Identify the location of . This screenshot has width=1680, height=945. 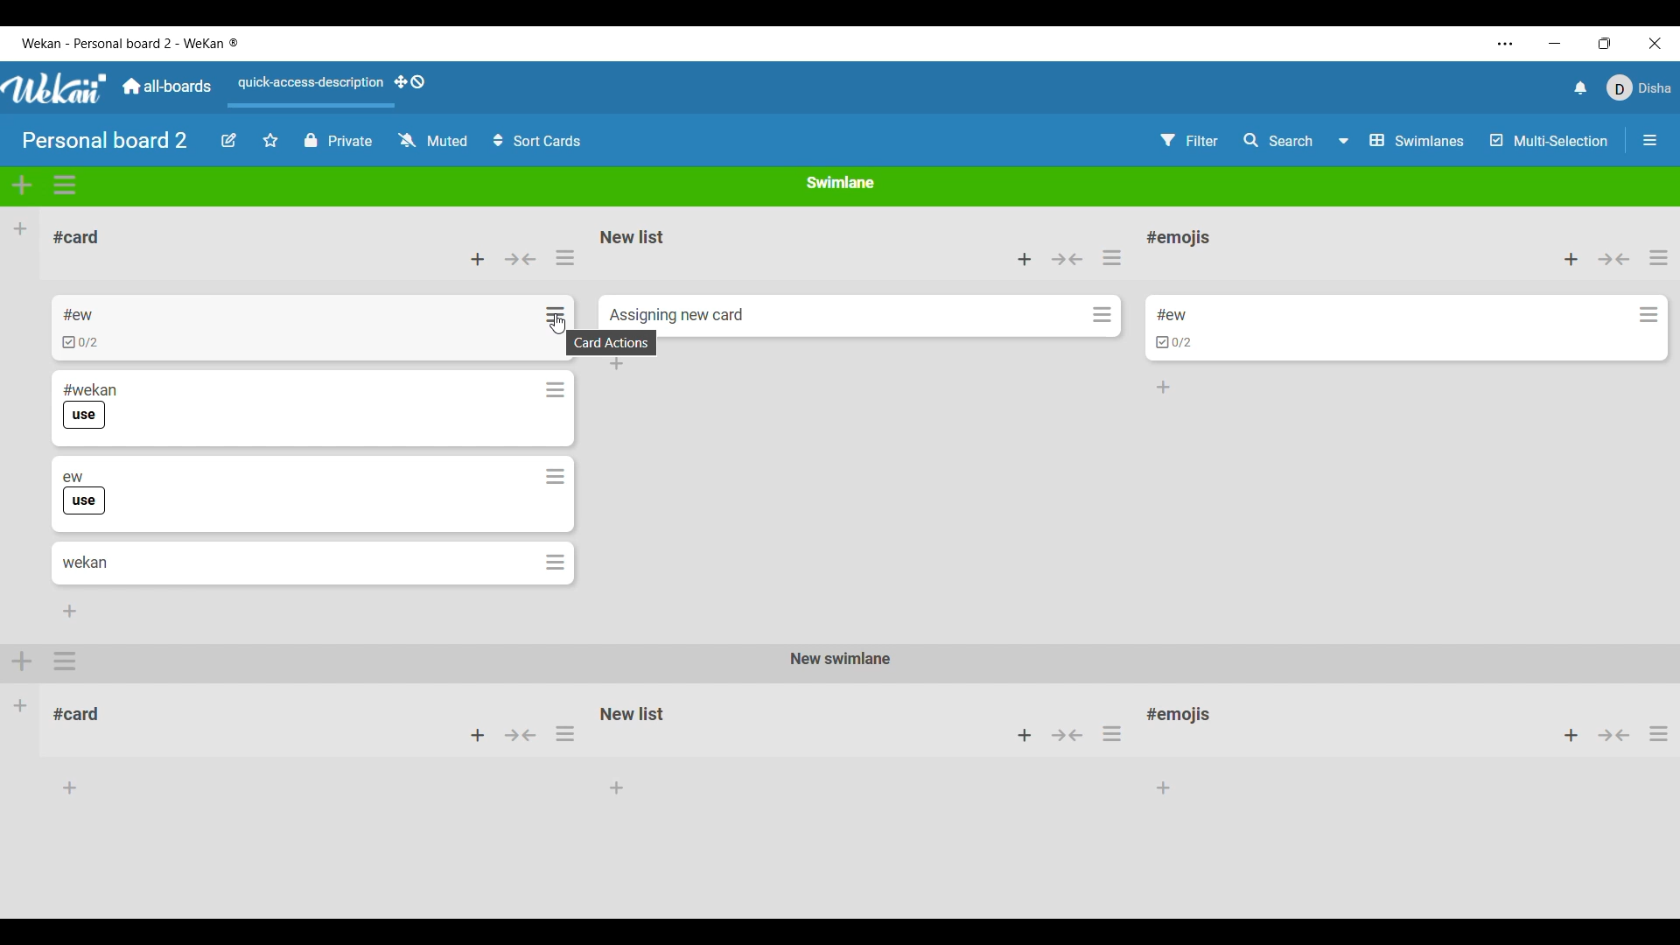
(1615, 738).